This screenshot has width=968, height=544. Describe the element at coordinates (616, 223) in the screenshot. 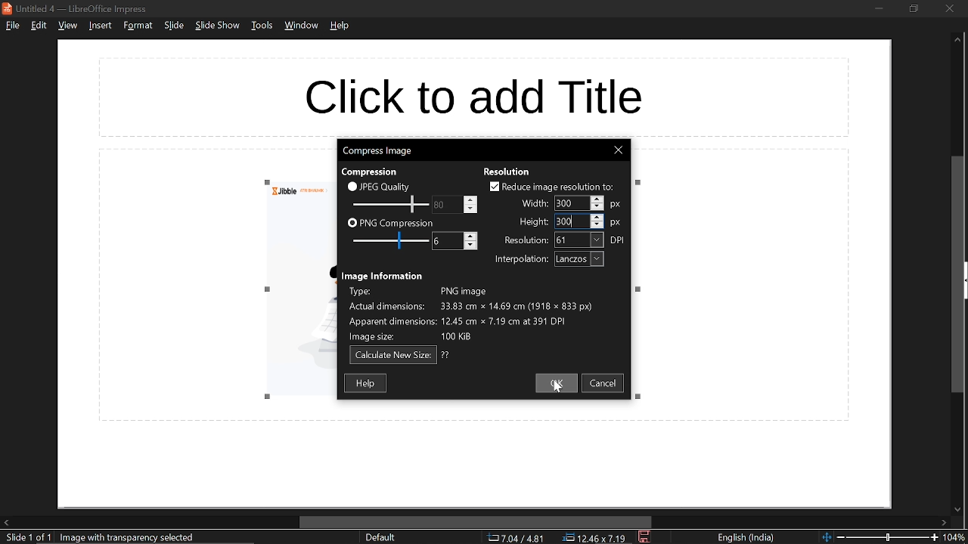

I see `px` at that location.